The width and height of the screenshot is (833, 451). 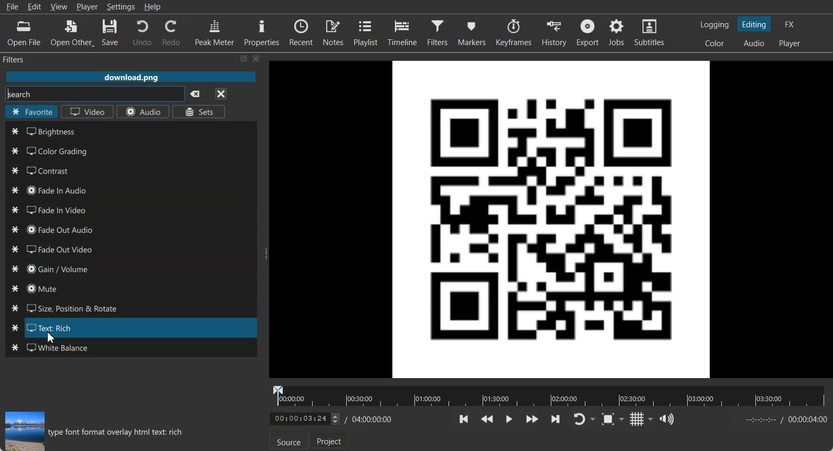 What do you see at coordinates (638, 419) in the screenshot?
I see `Toggle grid display on the player` at bounding box center [638, 419].